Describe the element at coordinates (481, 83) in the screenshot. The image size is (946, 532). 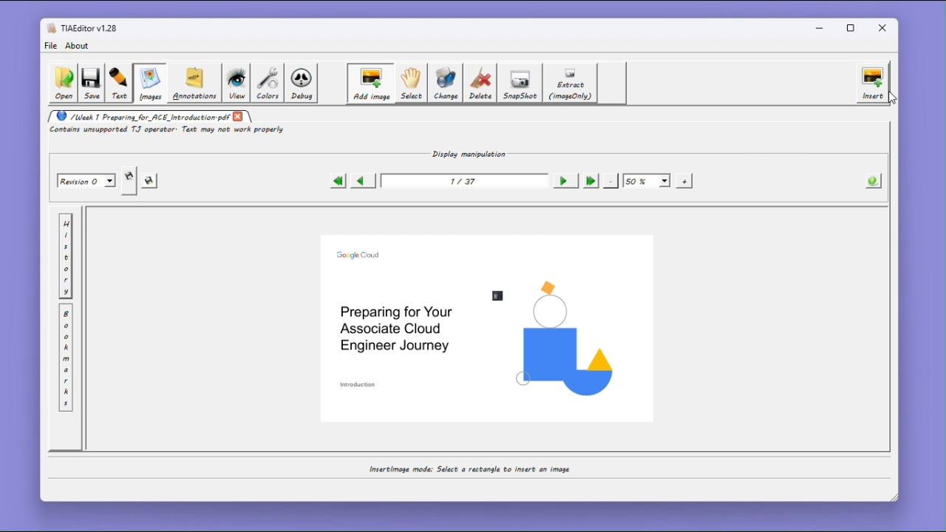
I see `Delete ` at that location.